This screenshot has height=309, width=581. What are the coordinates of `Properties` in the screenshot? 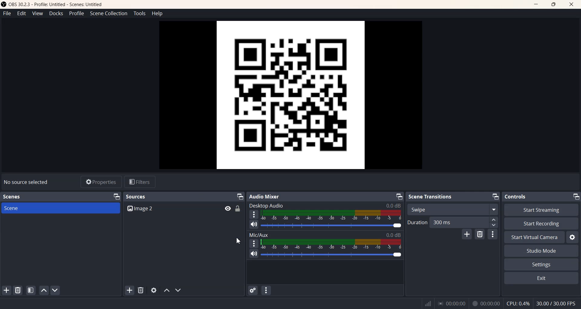 It's located at (100, 181).